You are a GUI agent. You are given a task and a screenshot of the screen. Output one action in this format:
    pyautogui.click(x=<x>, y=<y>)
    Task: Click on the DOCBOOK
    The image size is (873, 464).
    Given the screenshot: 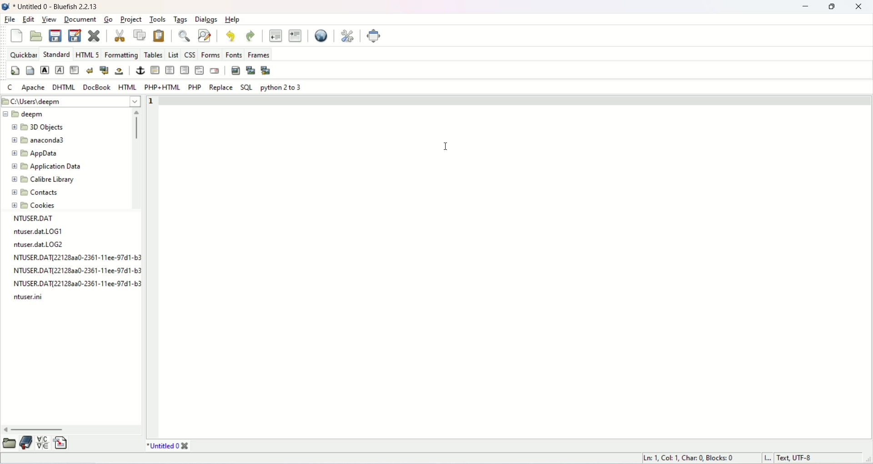 What is the action you would take?
    pyautogui.click(x=94, y=89)
    